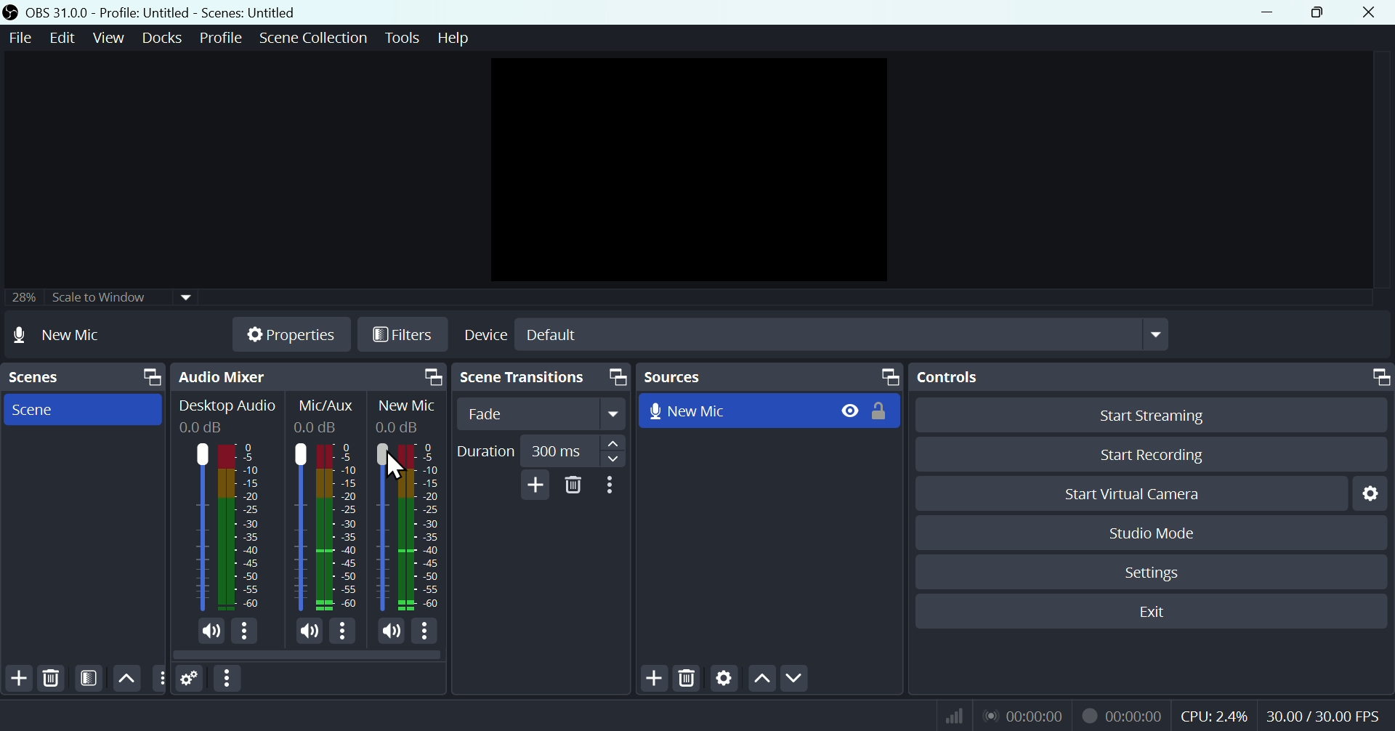 The height and width of the screenshot is (731, 1395). I want to click on (un)lock, so click(883, 411).